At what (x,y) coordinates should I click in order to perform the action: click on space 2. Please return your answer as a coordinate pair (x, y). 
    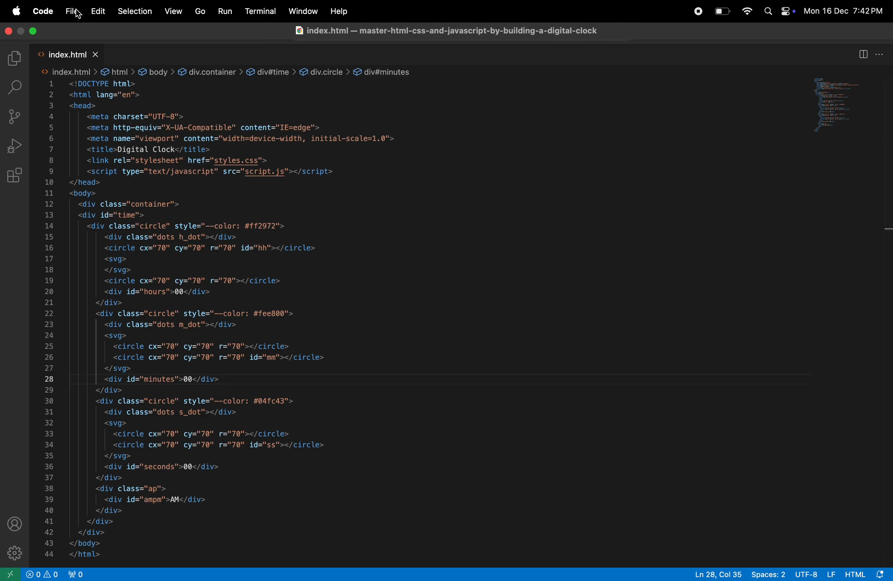
    Looking at the image, I should click on (766, 574).